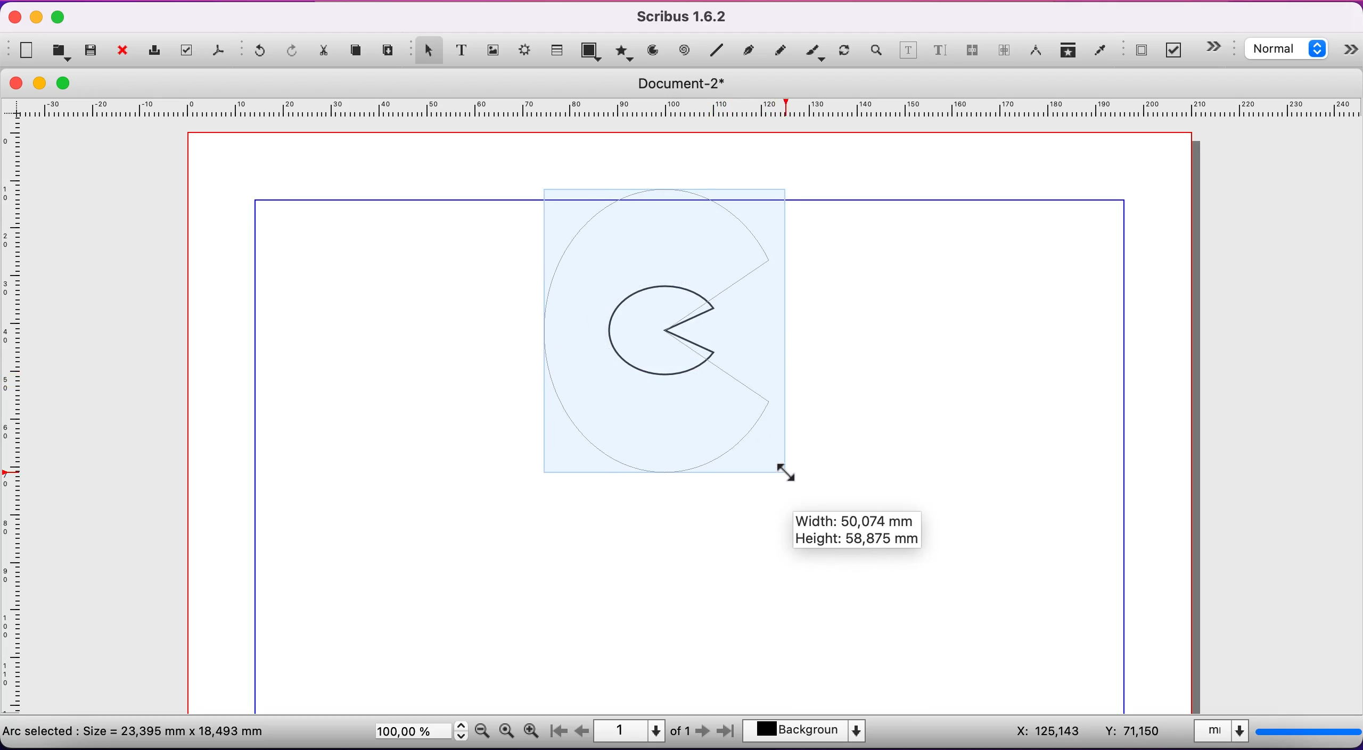  Describe the element at coordinates (653, 51) in the screenshot. I see `arc` at that location.